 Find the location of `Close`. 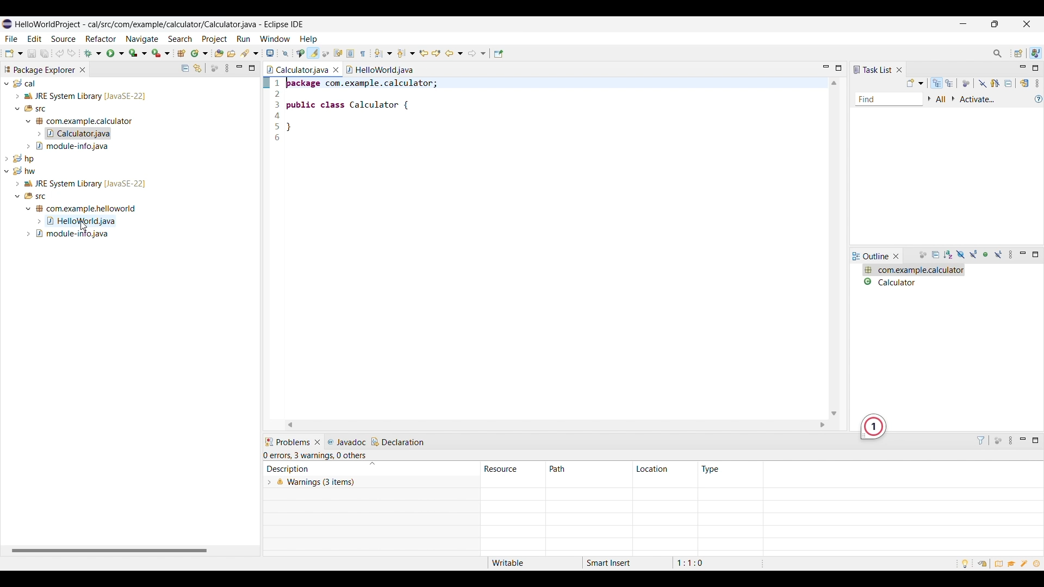

Close is located at coordinates (318, 442).